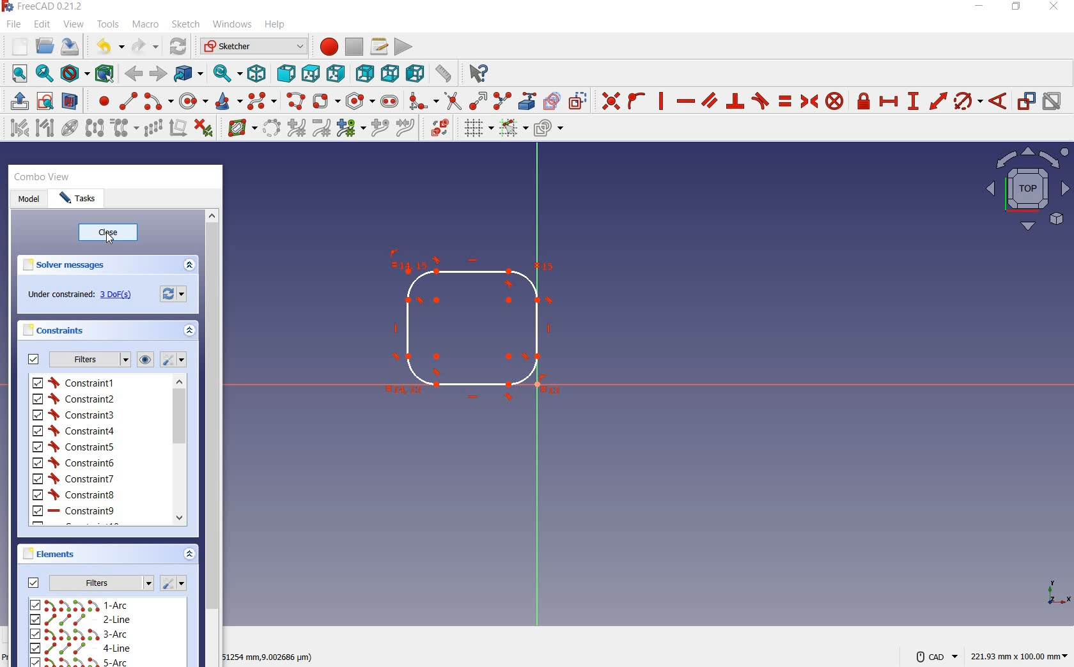 The width and height of the screenshot is (1074, 667). What do you see at coordinates (379, 46) in the screenshot?
I see `macros` at bounding box center [379, 46].